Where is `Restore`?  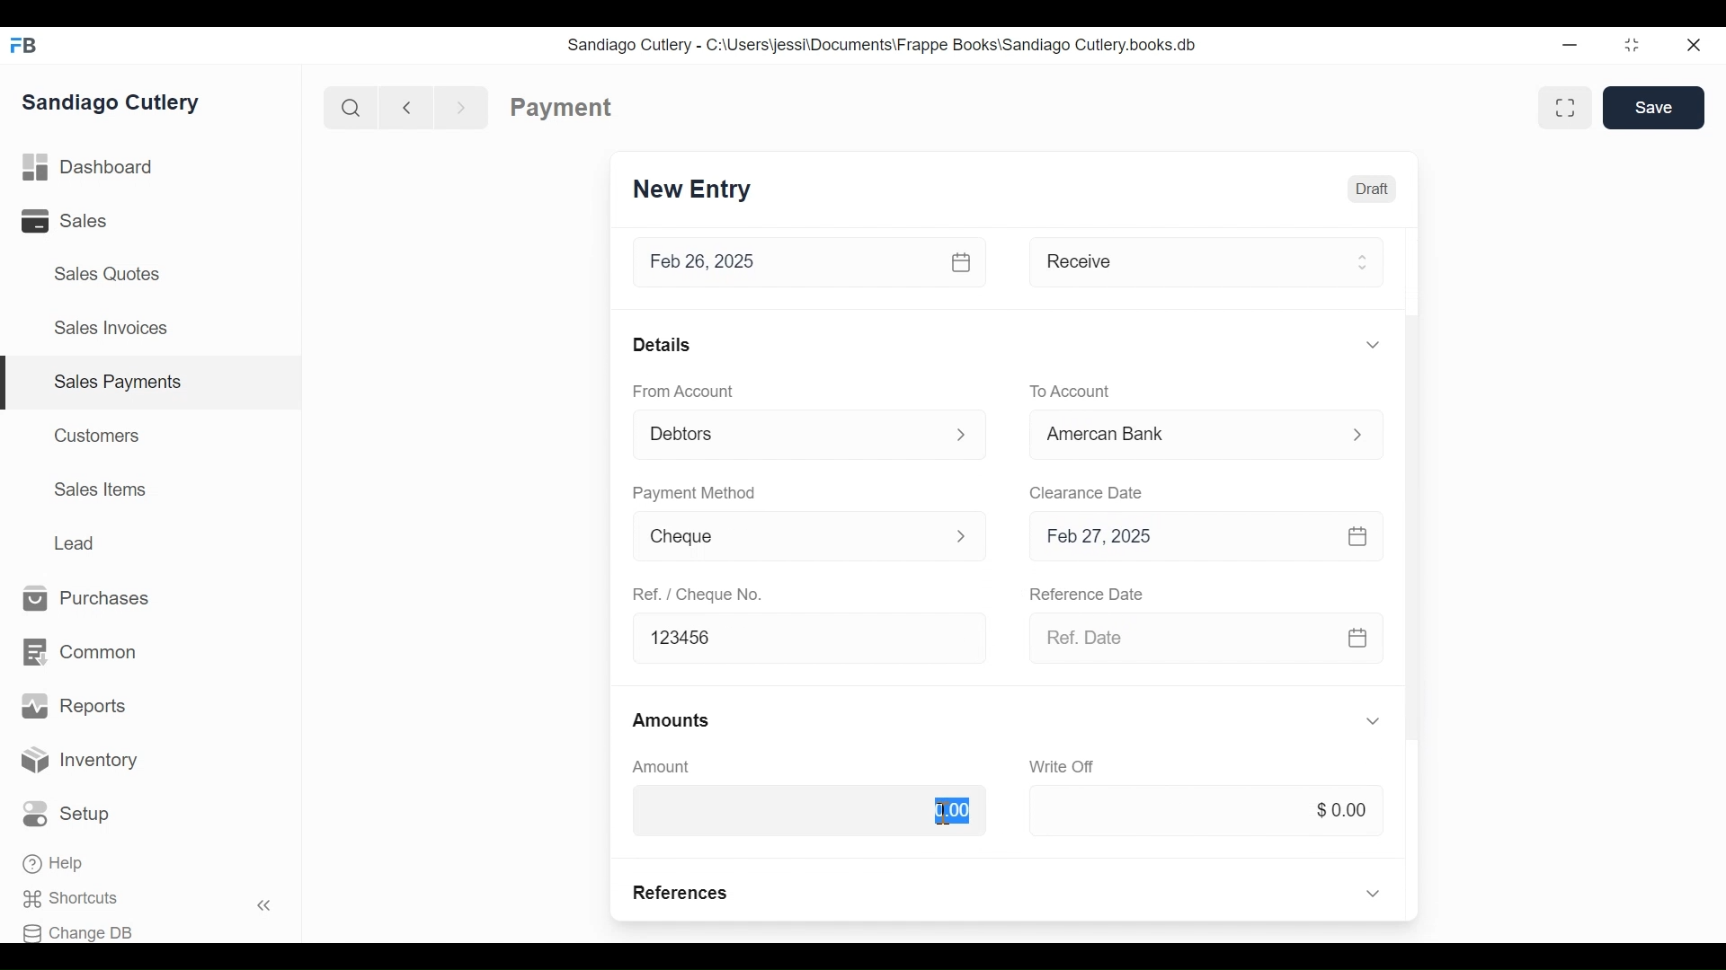
Restore is located at coordinates (1632, 47).